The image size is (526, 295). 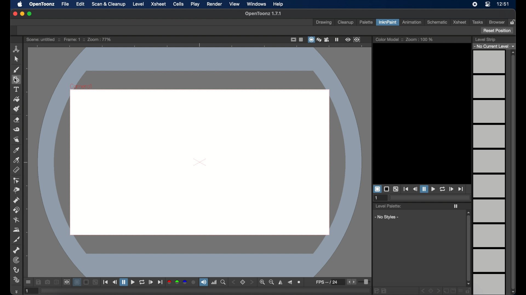 I want to click on scroll up arrow, so click(x=513, y=52).